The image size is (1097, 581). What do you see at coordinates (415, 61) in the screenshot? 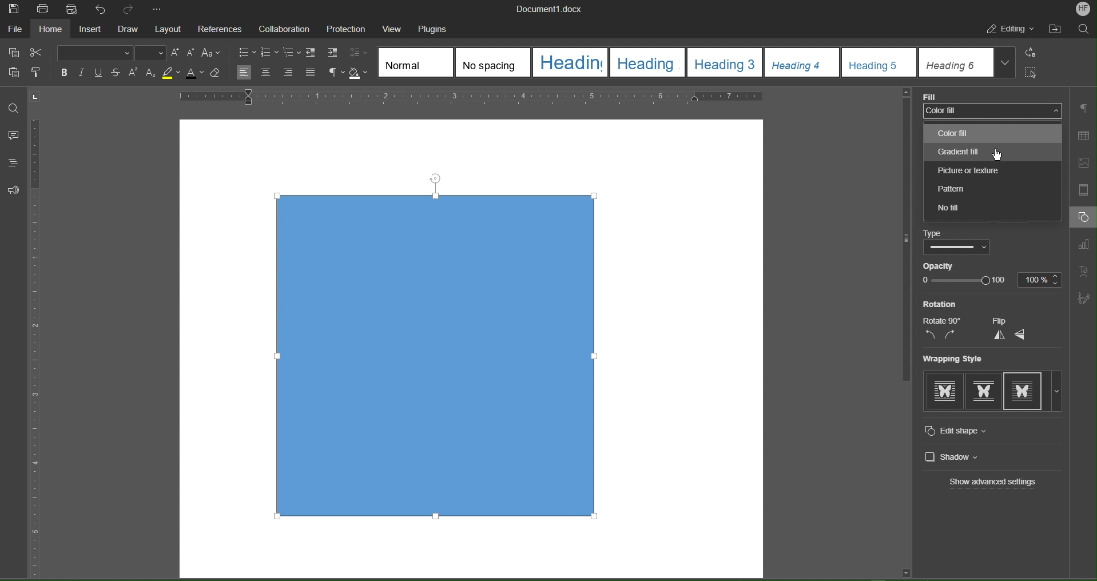
I see `Normal` at bounding box center [415, 61].